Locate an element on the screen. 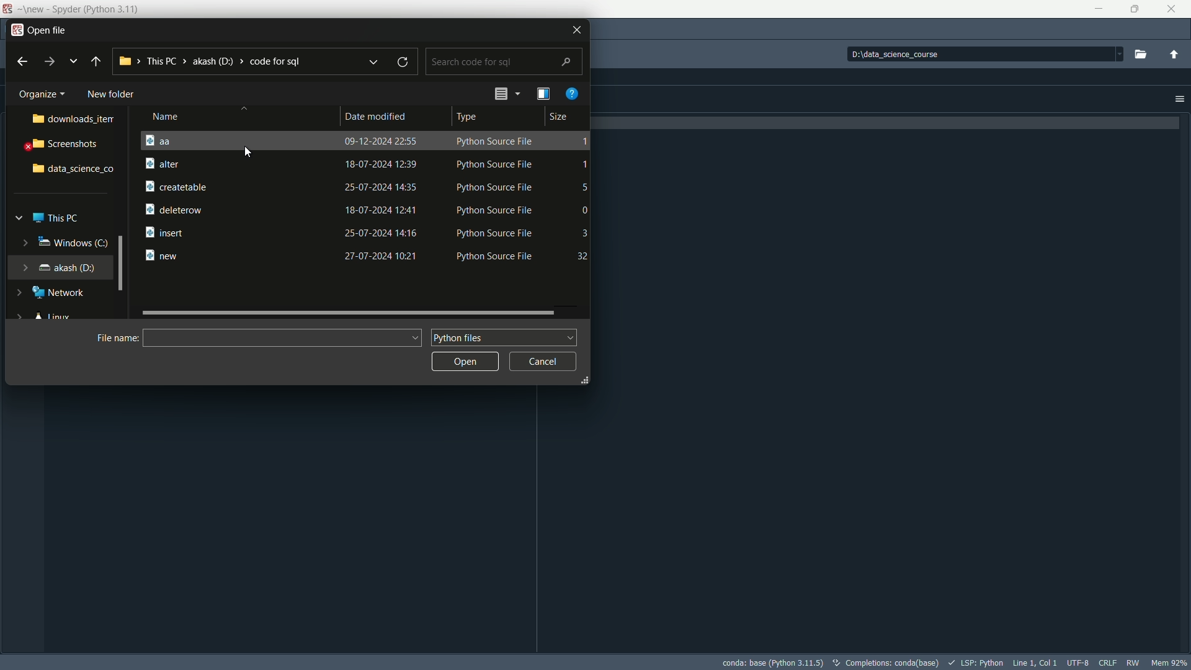 This screenshot has height=670, width=1191. Menu is located at coordinates (544, 94).